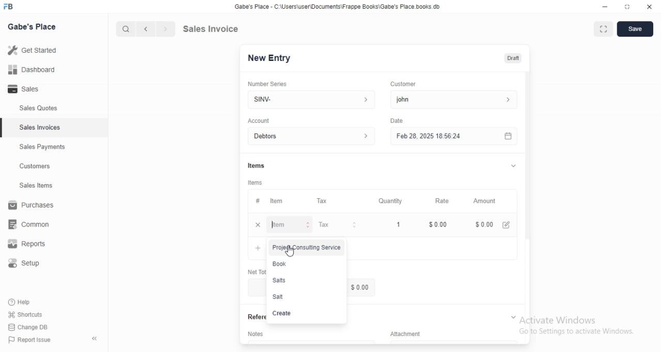 Image resolution: width=661 pixels, height=352 pixels. Describe the element at coordinates (340, 8) in the screenshot. I see `Gabe's Place - C \Wsers\usenDocuments\Frappe Books\Gabe's Place books db` at that location.